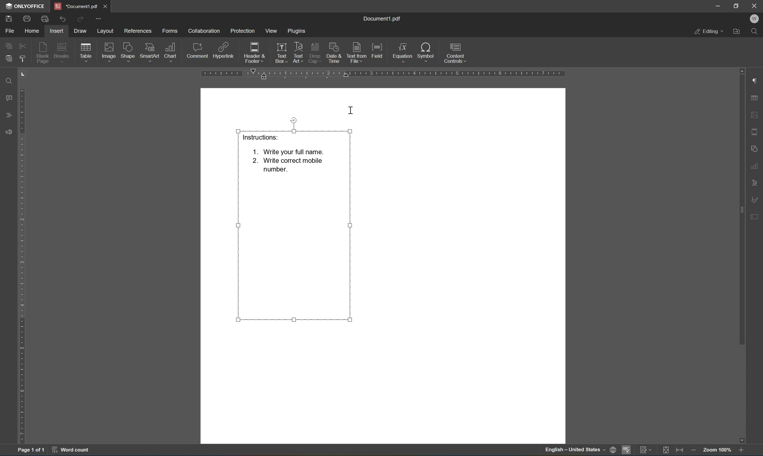  Describe the element at coordinates (170, 31) in the screenshot. I see `forms` at that location.